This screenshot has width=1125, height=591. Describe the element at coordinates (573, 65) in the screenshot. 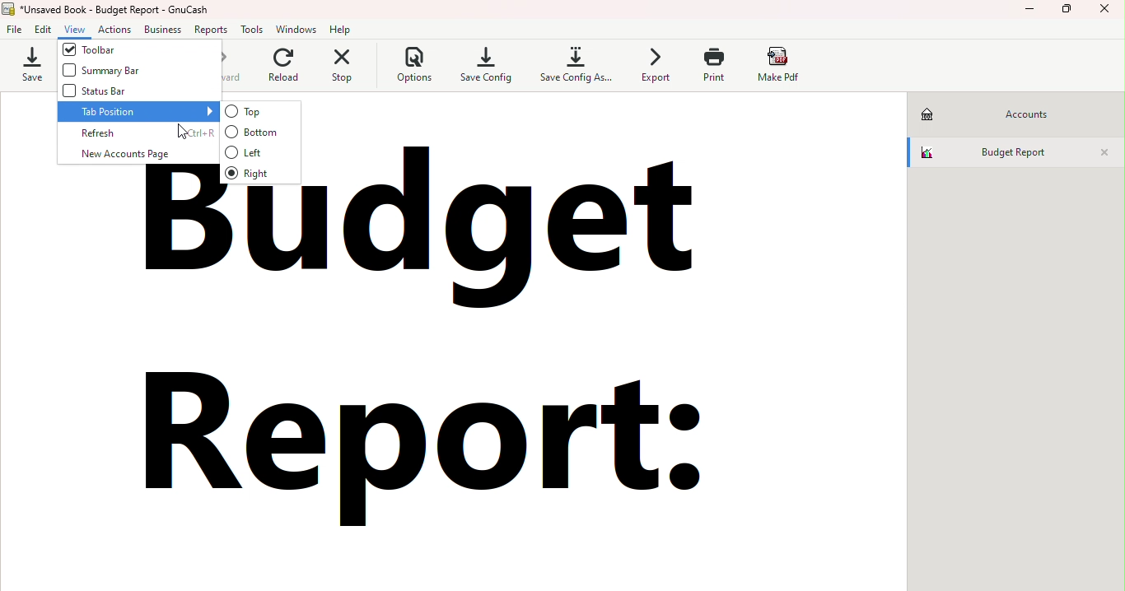

I see `Save config as` at that location.